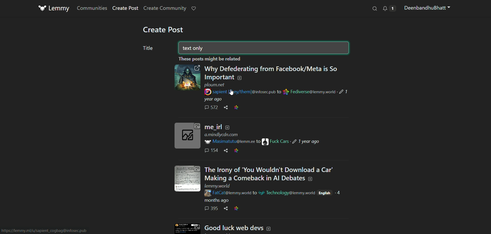 Image resolution: width=491 pixels, height=234 pixels. What do you see at coordinates (286, 92) in the screenshot?
I see `Link` at bounding box center [286, 92].